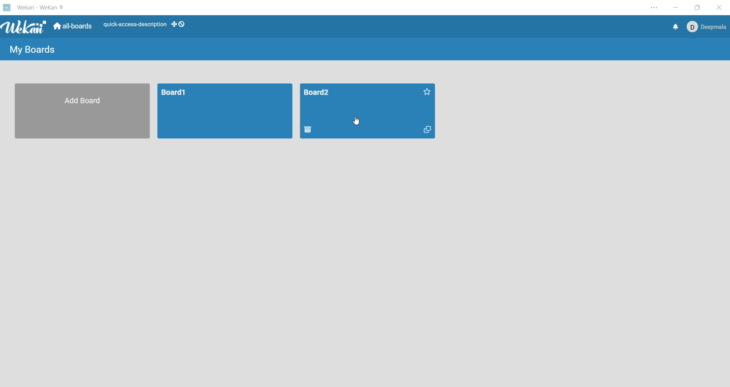 The height and width of the screenshot is (387, 730). Describe the element at coordinates (321, 92) in the screenshot. I see `title` at that location.